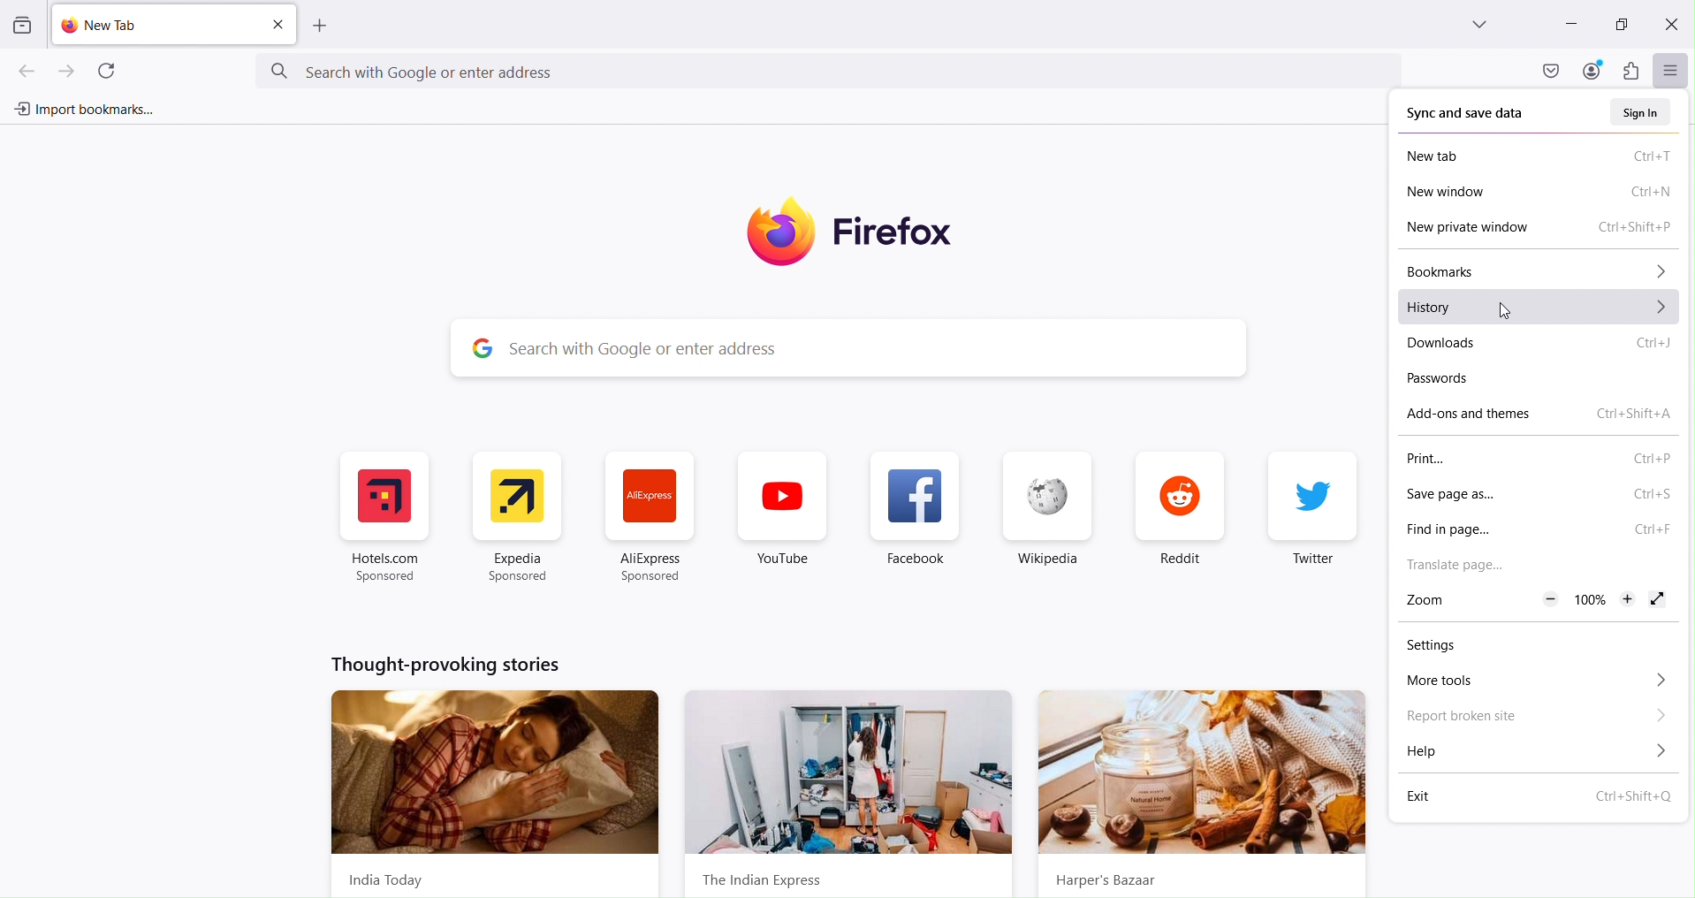 This screenshot has width=1695, height=898. Describe the element at coordinates (831, 72) in the screenshot. I see `Search google new address` at that location.